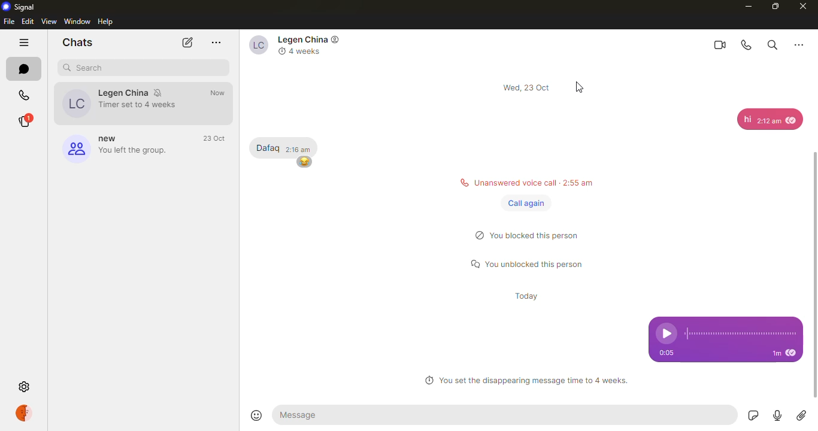  I want to click on contact, so click(304, 47).